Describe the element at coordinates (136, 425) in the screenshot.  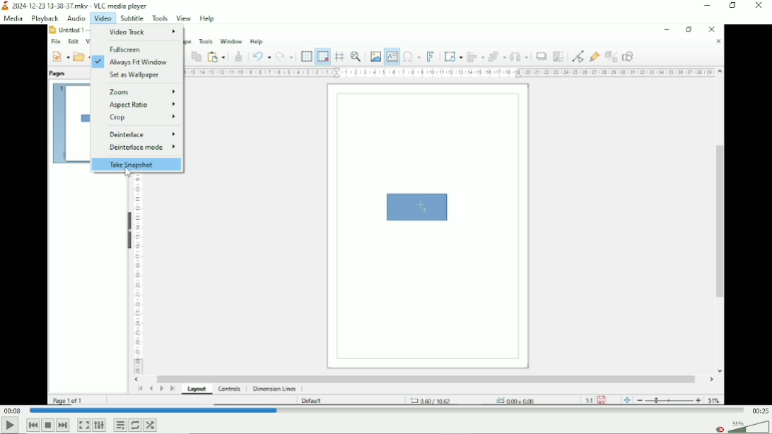
I see `Toggle between loop all, loop one and no loop` at that location.